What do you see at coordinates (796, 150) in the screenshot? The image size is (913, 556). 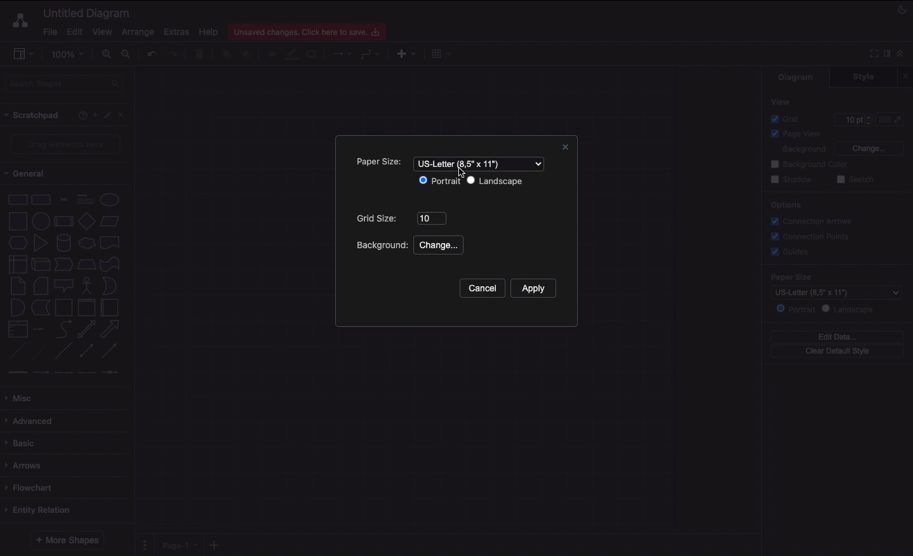 I see `Background ` at bounding box center [796, 150].